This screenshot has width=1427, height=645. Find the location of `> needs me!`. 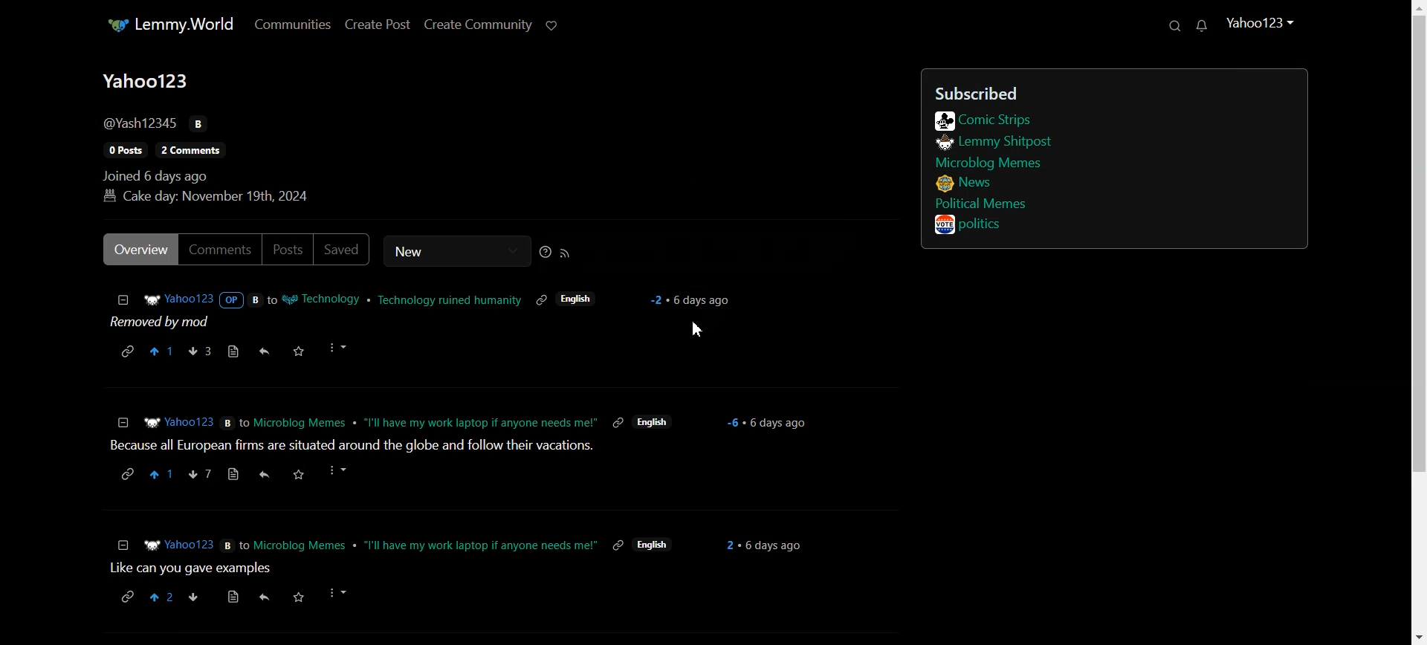

> needs me! is located at coordinates (653, 421).